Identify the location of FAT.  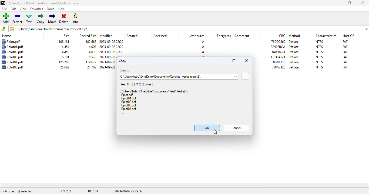
(345, 41).